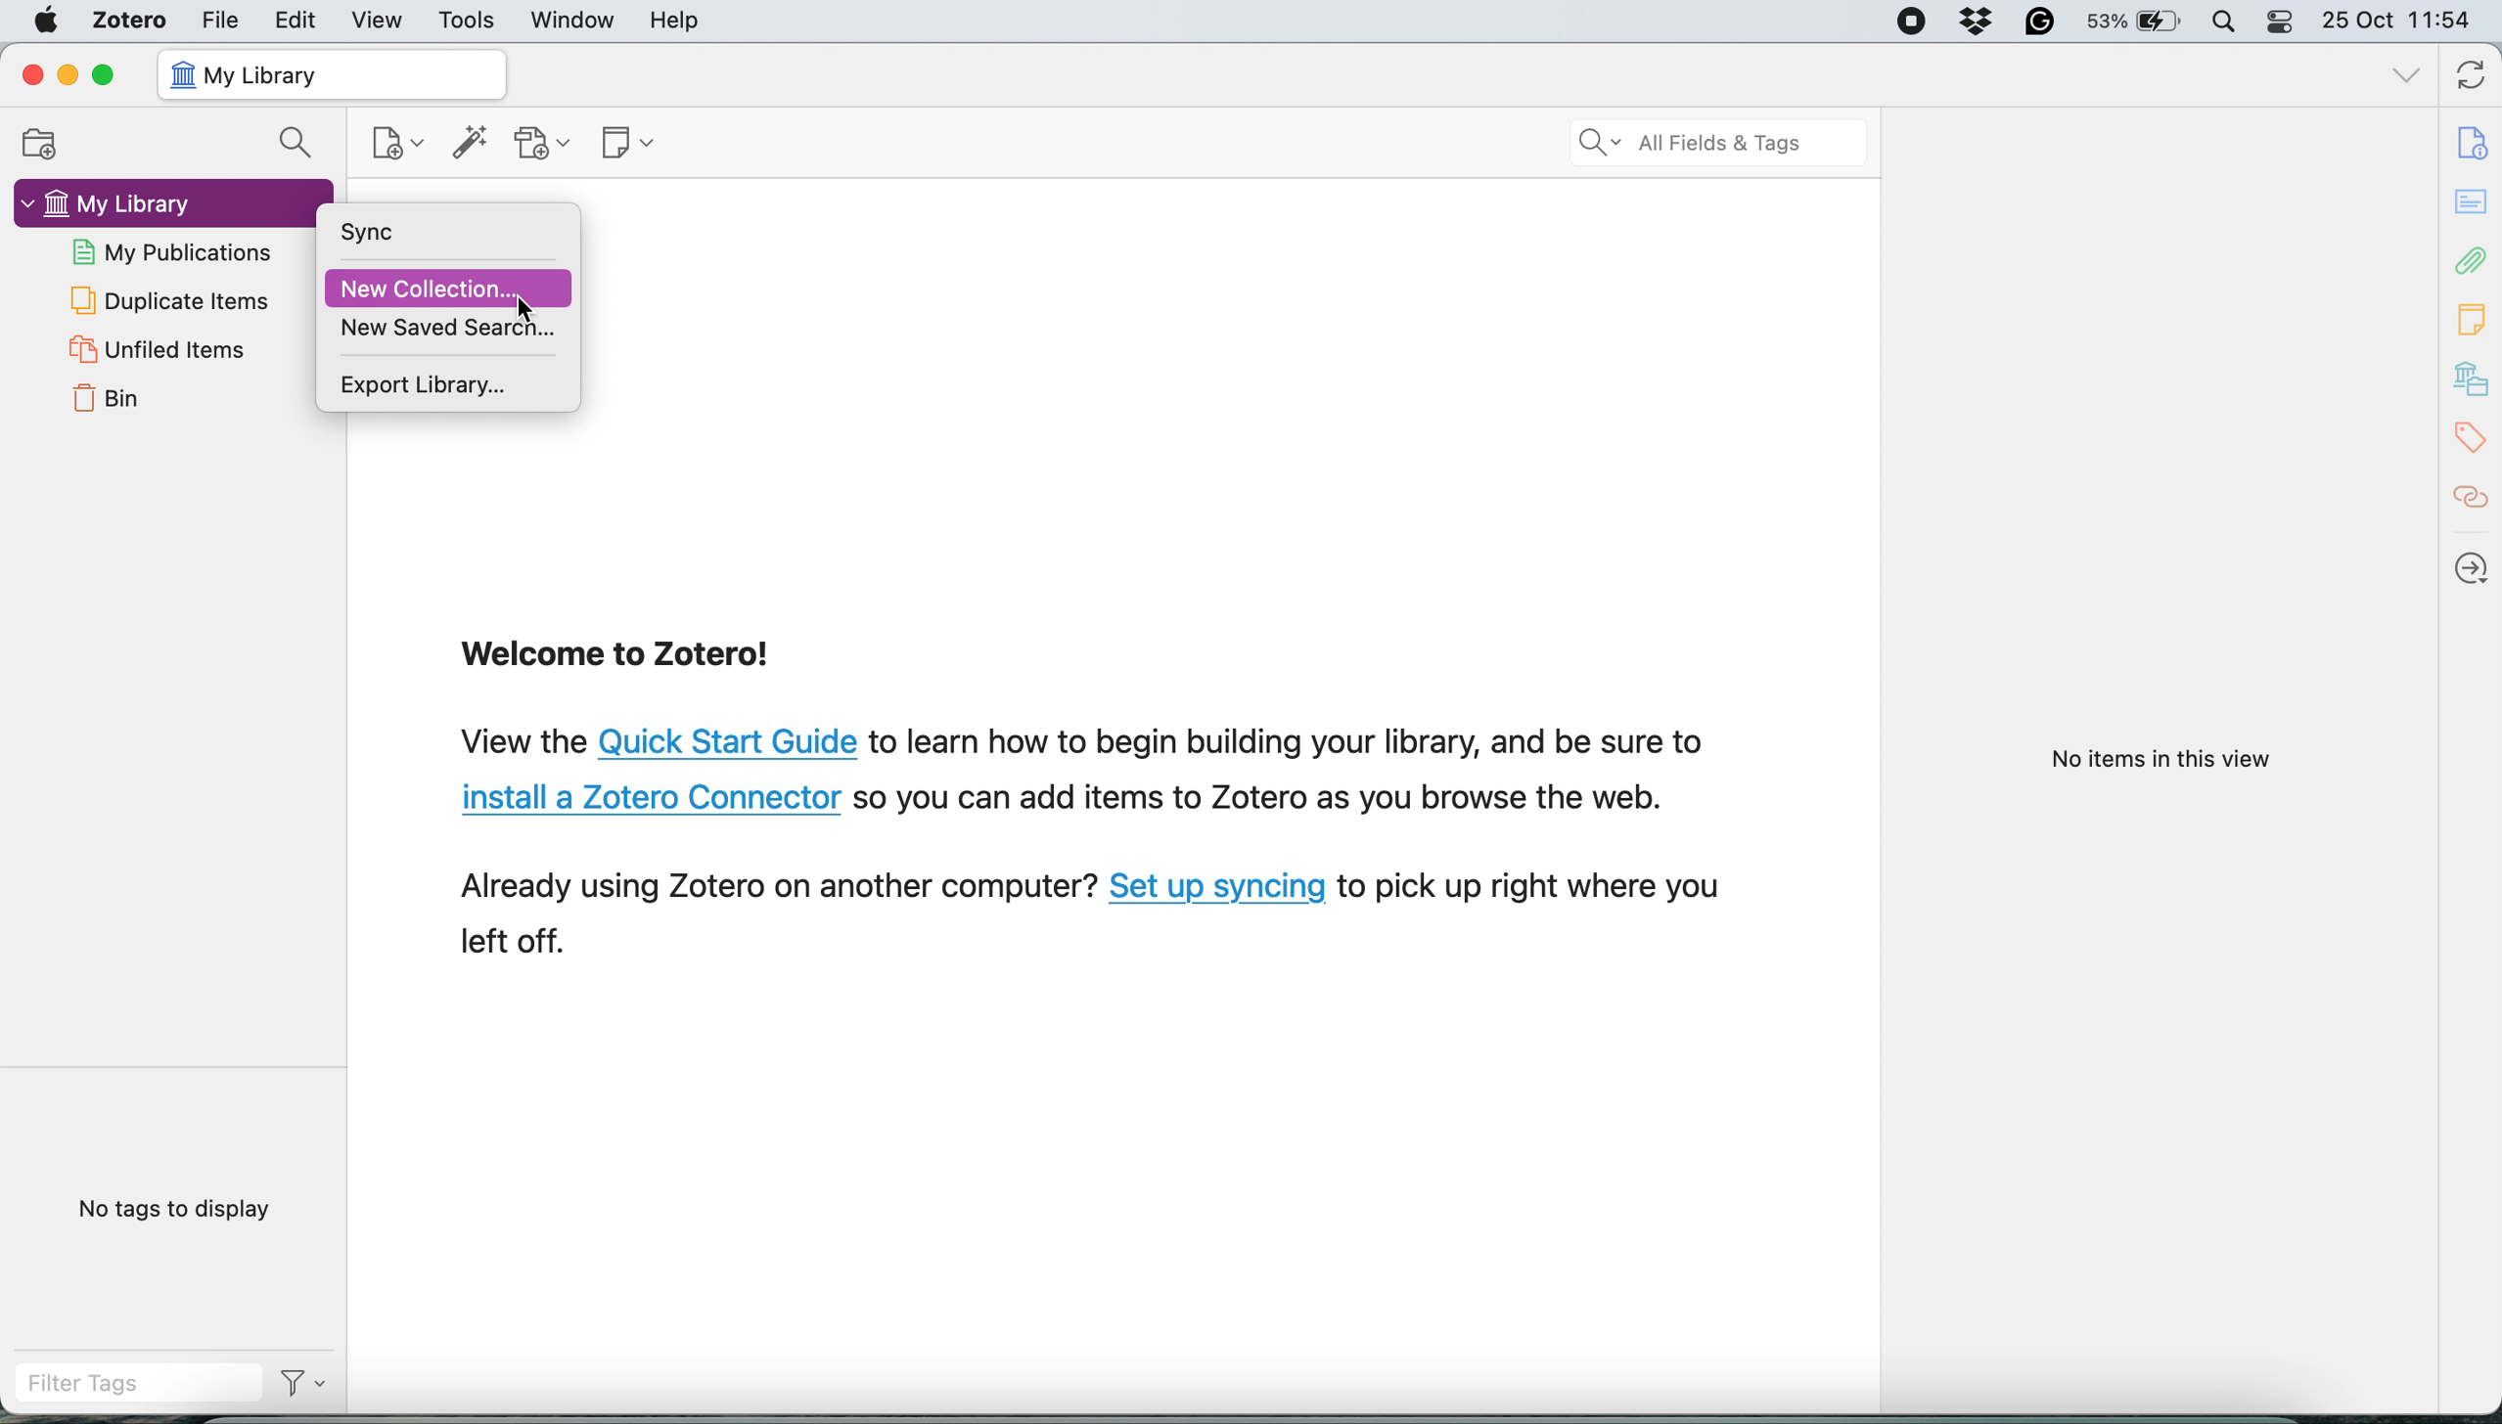 Image resolution: width=2502 pixels, height=1424 pixels. Describe the element at coordinates (569, 20) in the screenshot. I see `window` at that location.